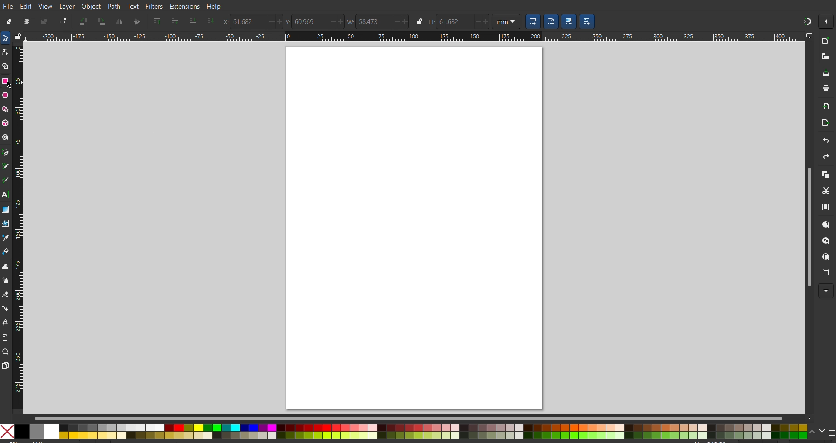 The image size is (836, 443). Describe the element at coordinates (5, 81) in the screenshot. I see `Rectangle` at that location.